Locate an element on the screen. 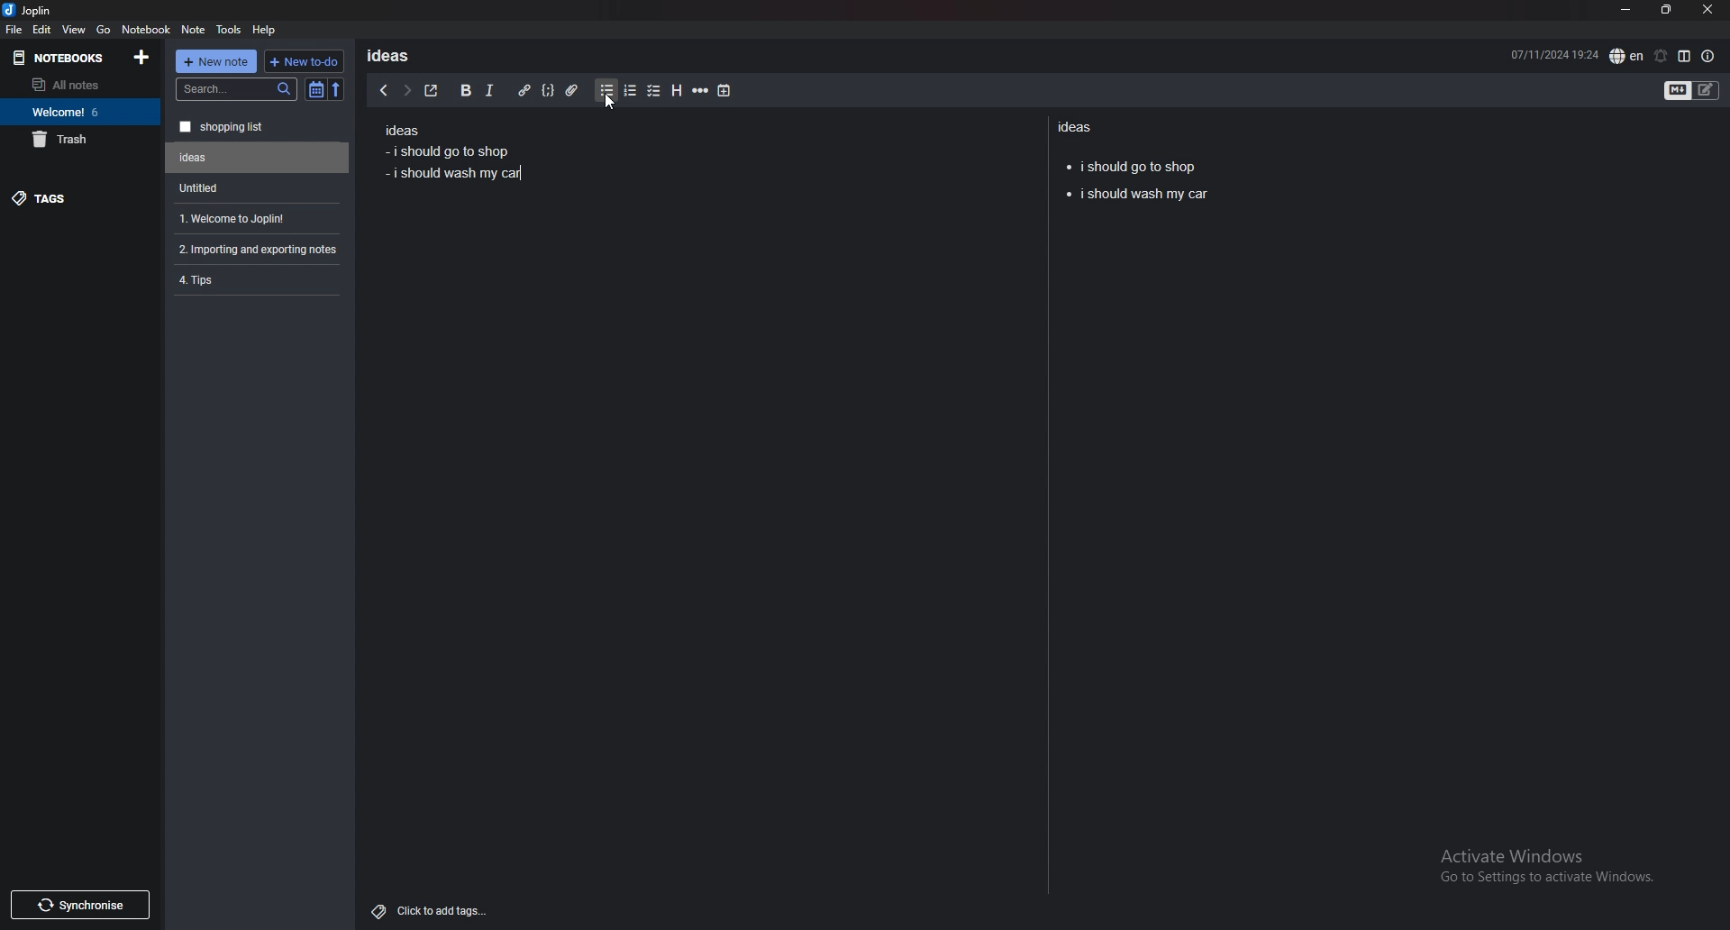 The image size is (1730, 930). Welcome is located at coordinates (79, 111).